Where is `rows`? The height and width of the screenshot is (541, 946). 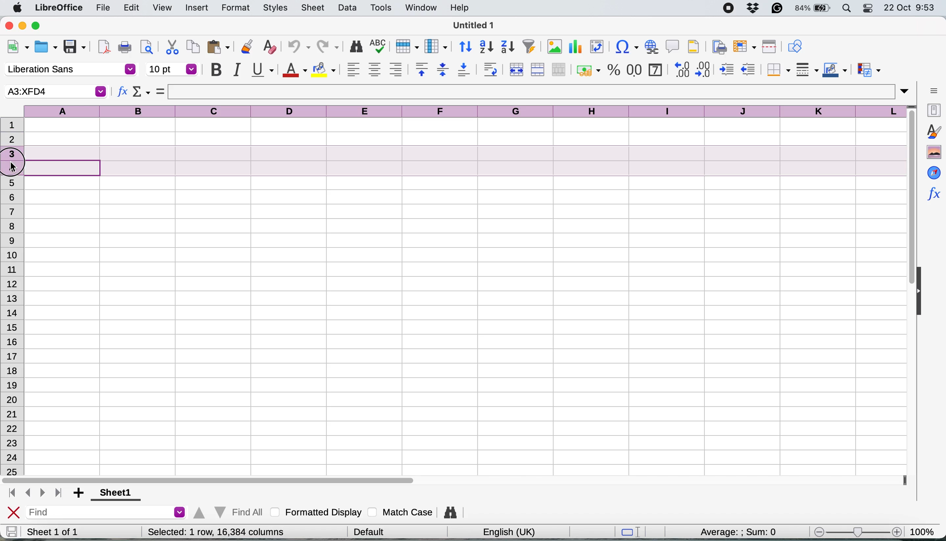
rows is located at coordinates (13, 328).